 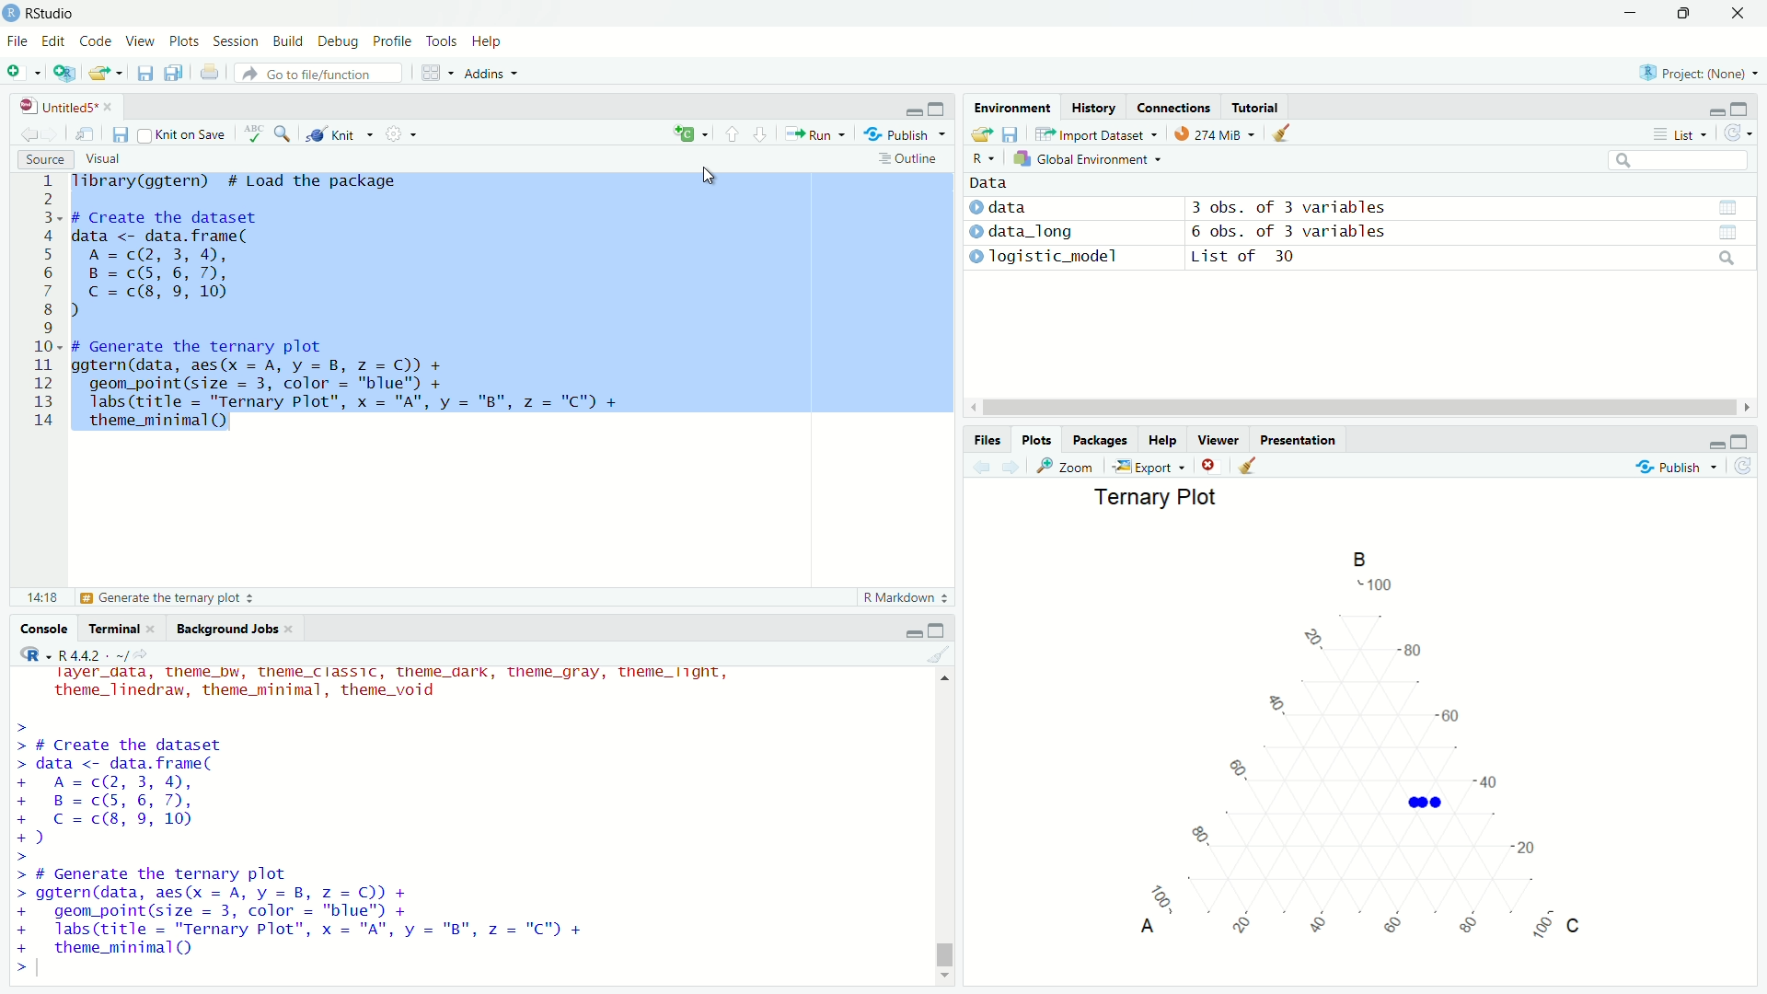 I want to click on copy, so click(x=171, y=75).